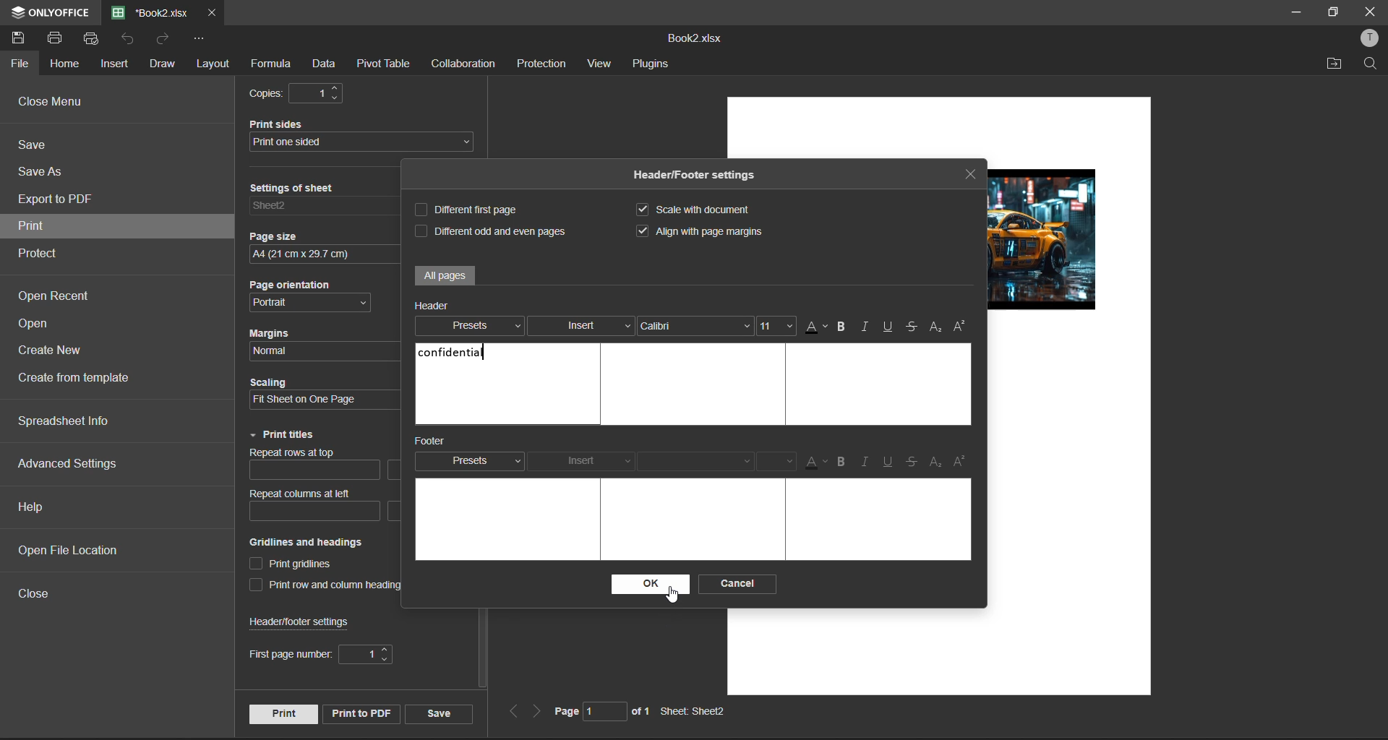 Image resolution: width=1388 pixels, height=740 pixels. What do you see at coordinates (322, 543) in the screenshot?
I see `gridlines and headings` at bounding box center [322, 543].